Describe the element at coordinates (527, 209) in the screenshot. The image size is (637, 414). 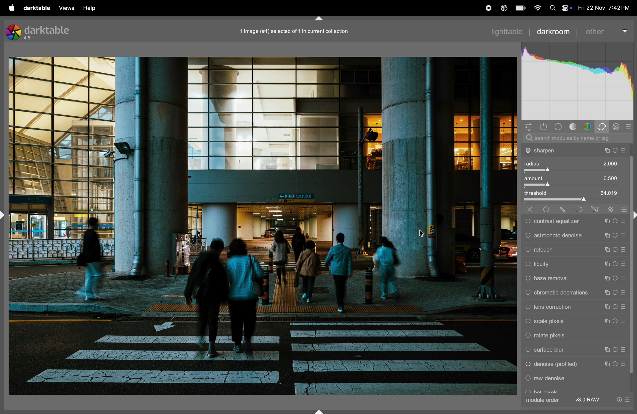
I see `close` at that location.